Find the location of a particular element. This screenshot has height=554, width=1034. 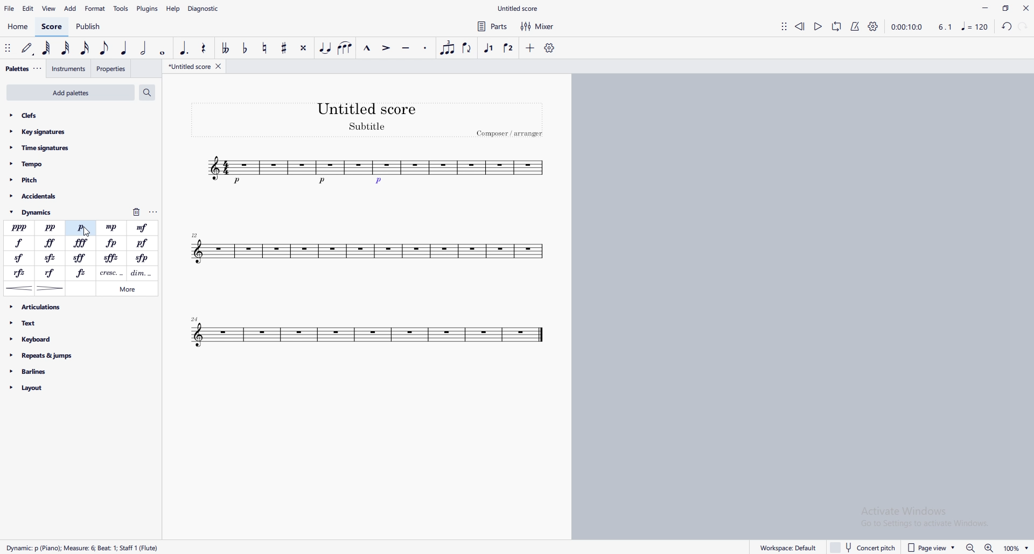

16th note is located at coordinates (85, 48).